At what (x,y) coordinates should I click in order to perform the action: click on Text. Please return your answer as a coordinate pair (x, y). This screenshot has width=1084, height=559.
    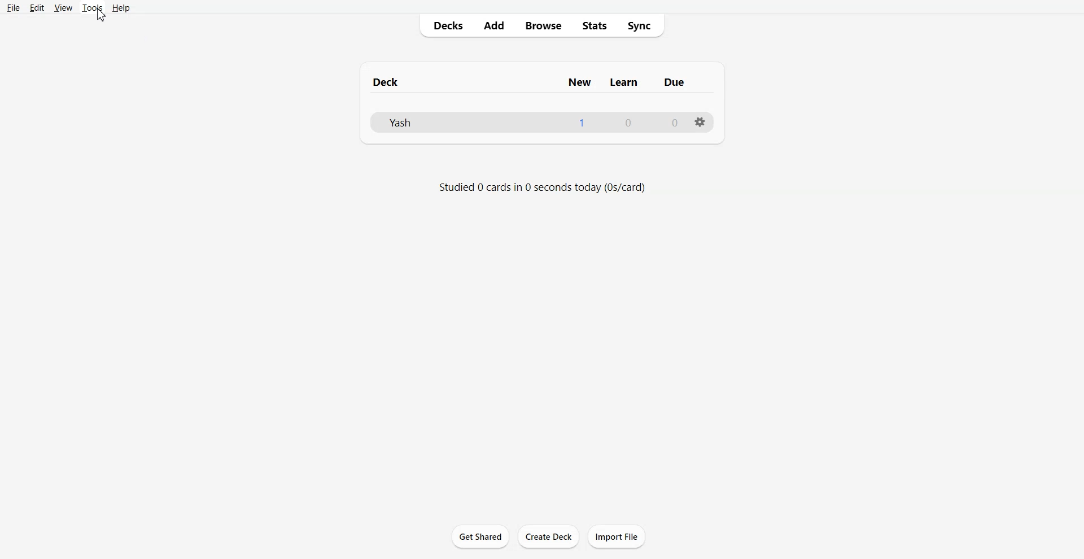
    Looking at the image, I should click on (628, 123).